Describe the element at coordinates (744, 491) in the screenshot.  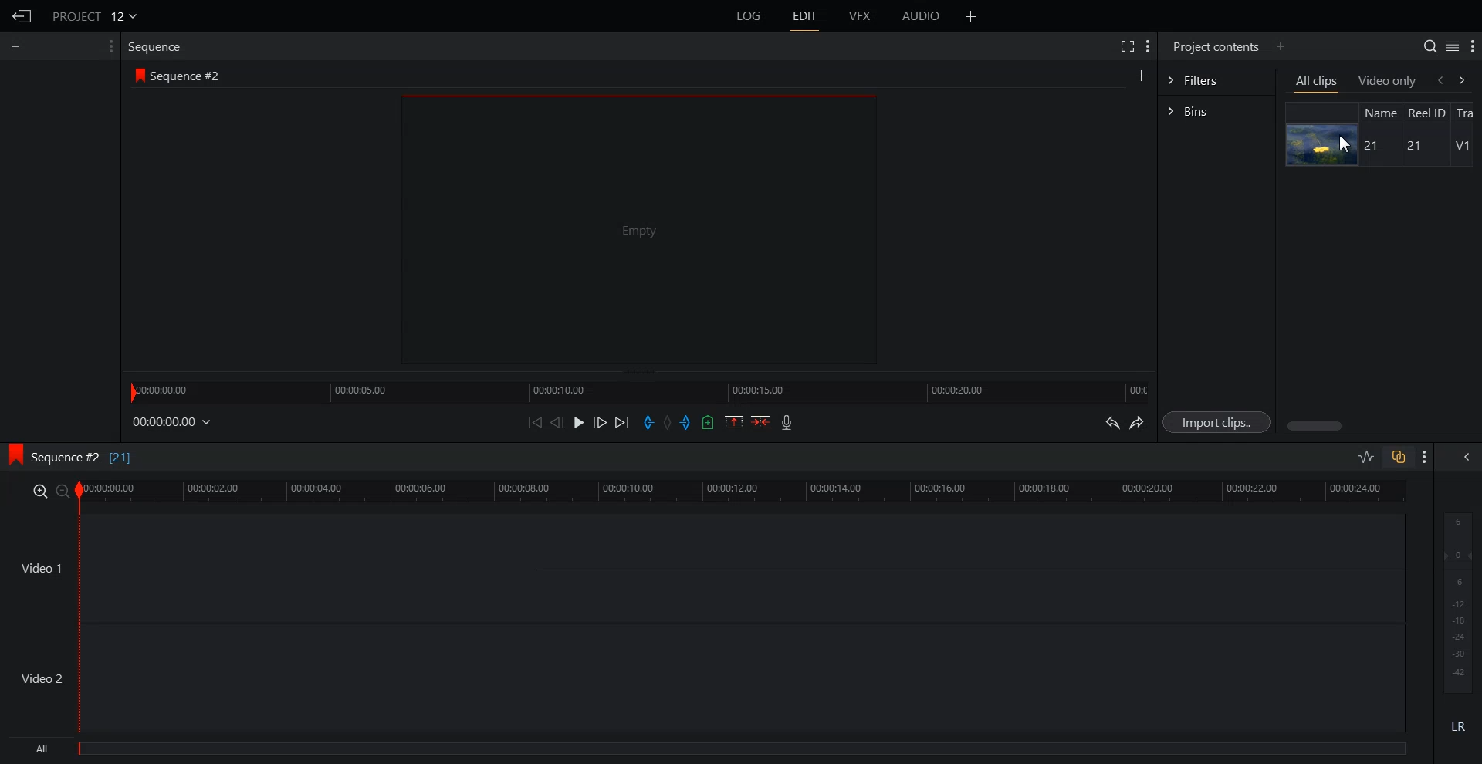
I see `Timeline` at that location.